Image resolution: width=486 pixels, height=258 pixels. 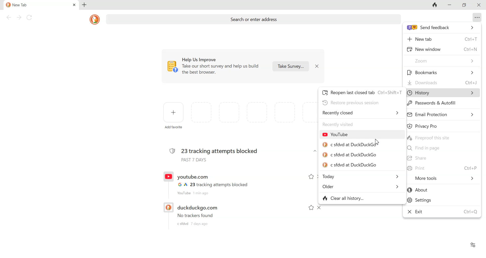 I want to click on Fire button, so click(x=435, y=5).